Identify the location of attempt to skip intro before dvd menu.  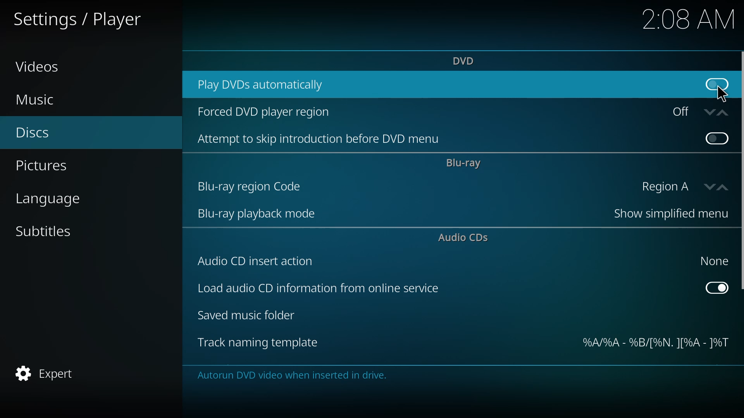
(322, 139).